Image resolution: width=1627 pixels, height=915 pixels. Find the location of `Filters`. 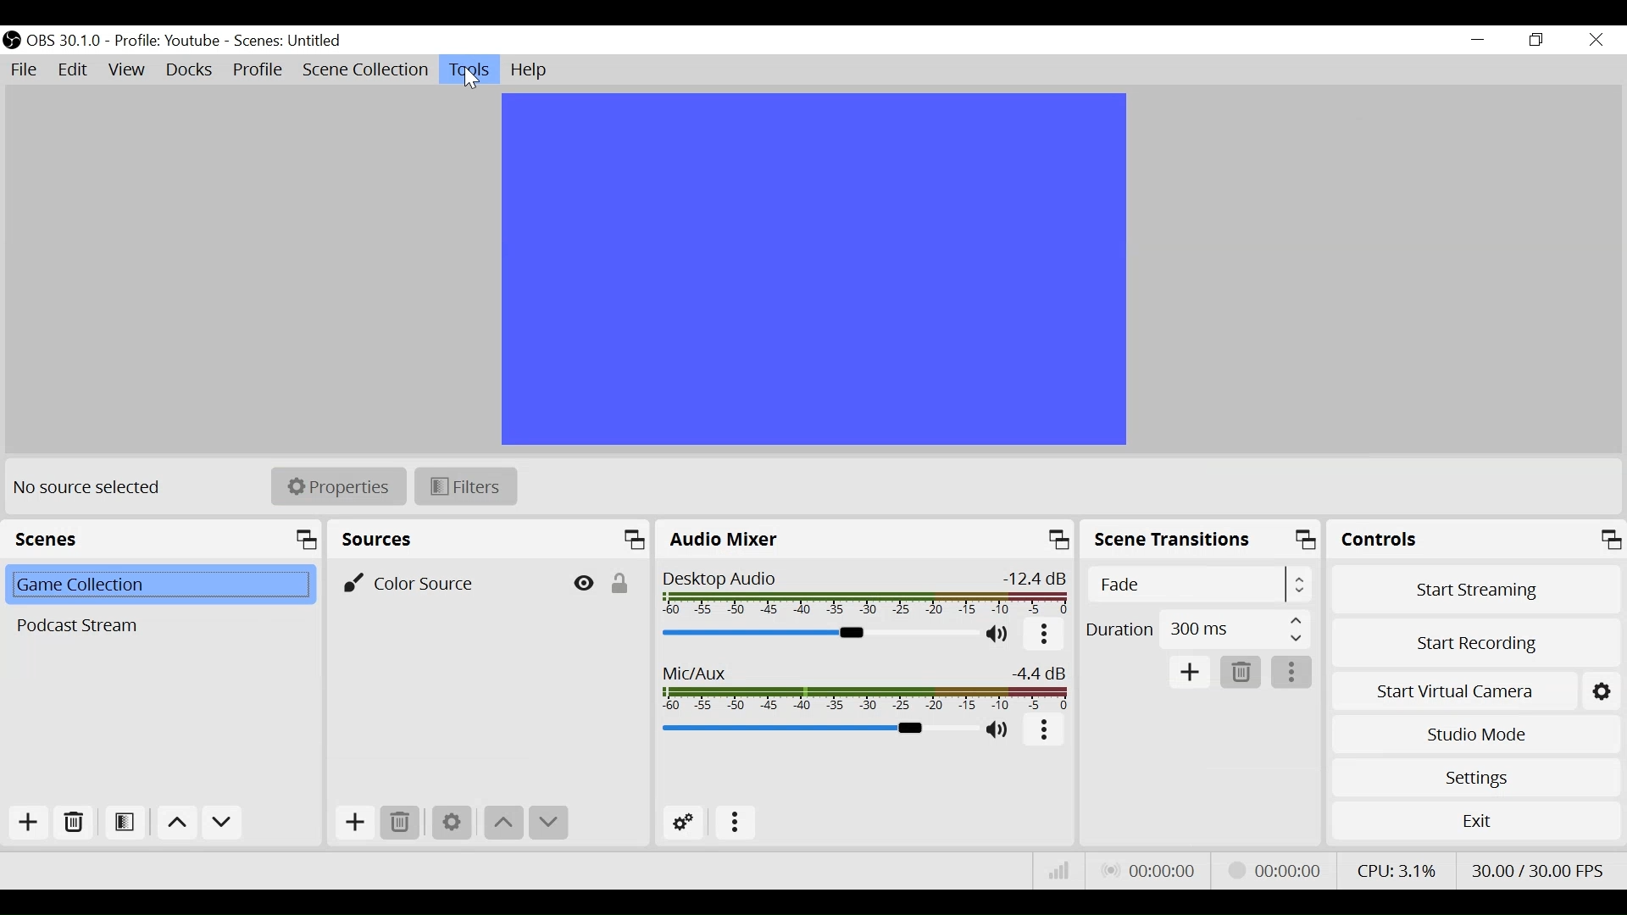

Filters is located at coordinates (464, 485).